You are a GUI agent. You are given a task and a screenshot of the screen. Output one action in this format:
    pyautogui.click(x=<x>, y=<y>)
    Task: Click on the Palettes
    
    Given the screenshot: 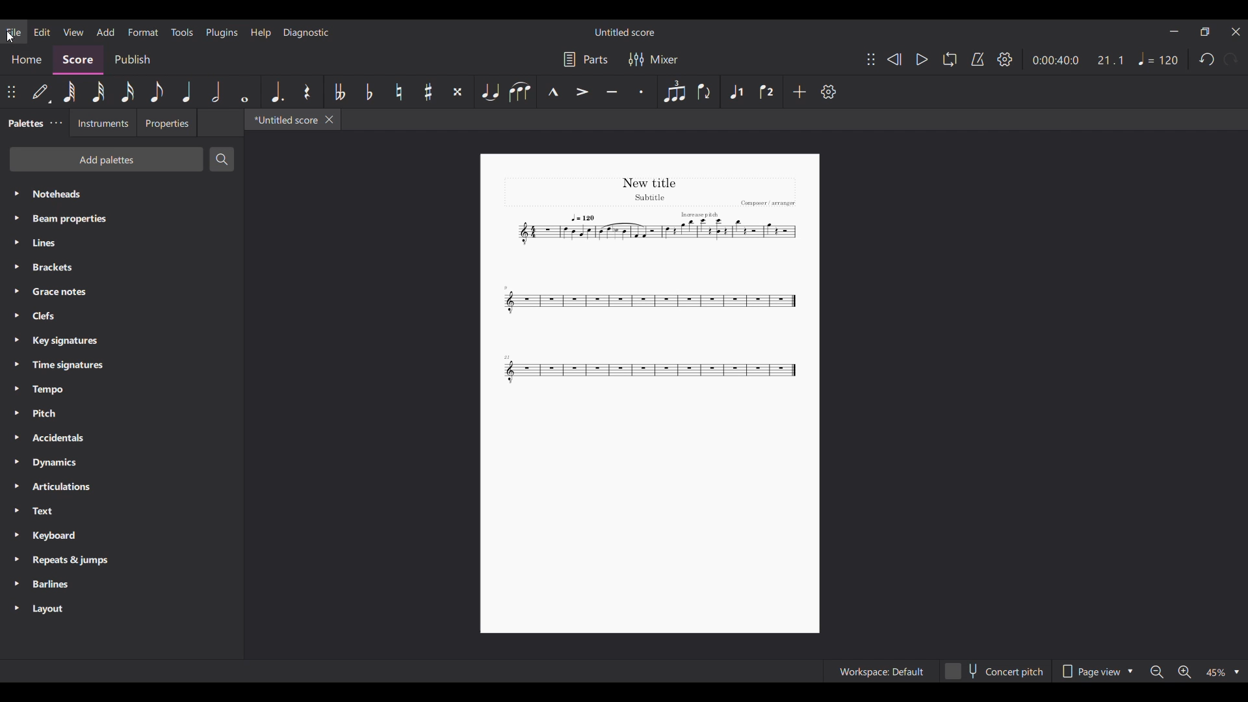 What is the action you would take?
    pyautogui.click(x=24, y=123)
    